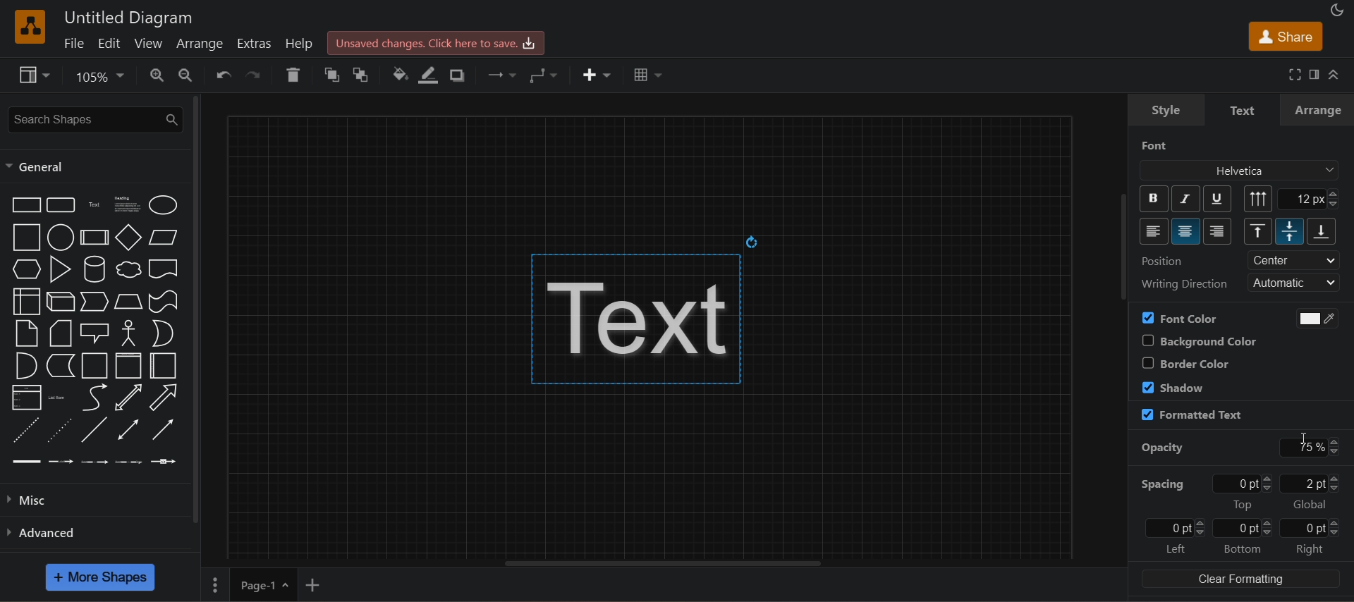 Image resolution: width=1354 pixels, height=602 pixels. I want to click on border color, so click(1185, 363).